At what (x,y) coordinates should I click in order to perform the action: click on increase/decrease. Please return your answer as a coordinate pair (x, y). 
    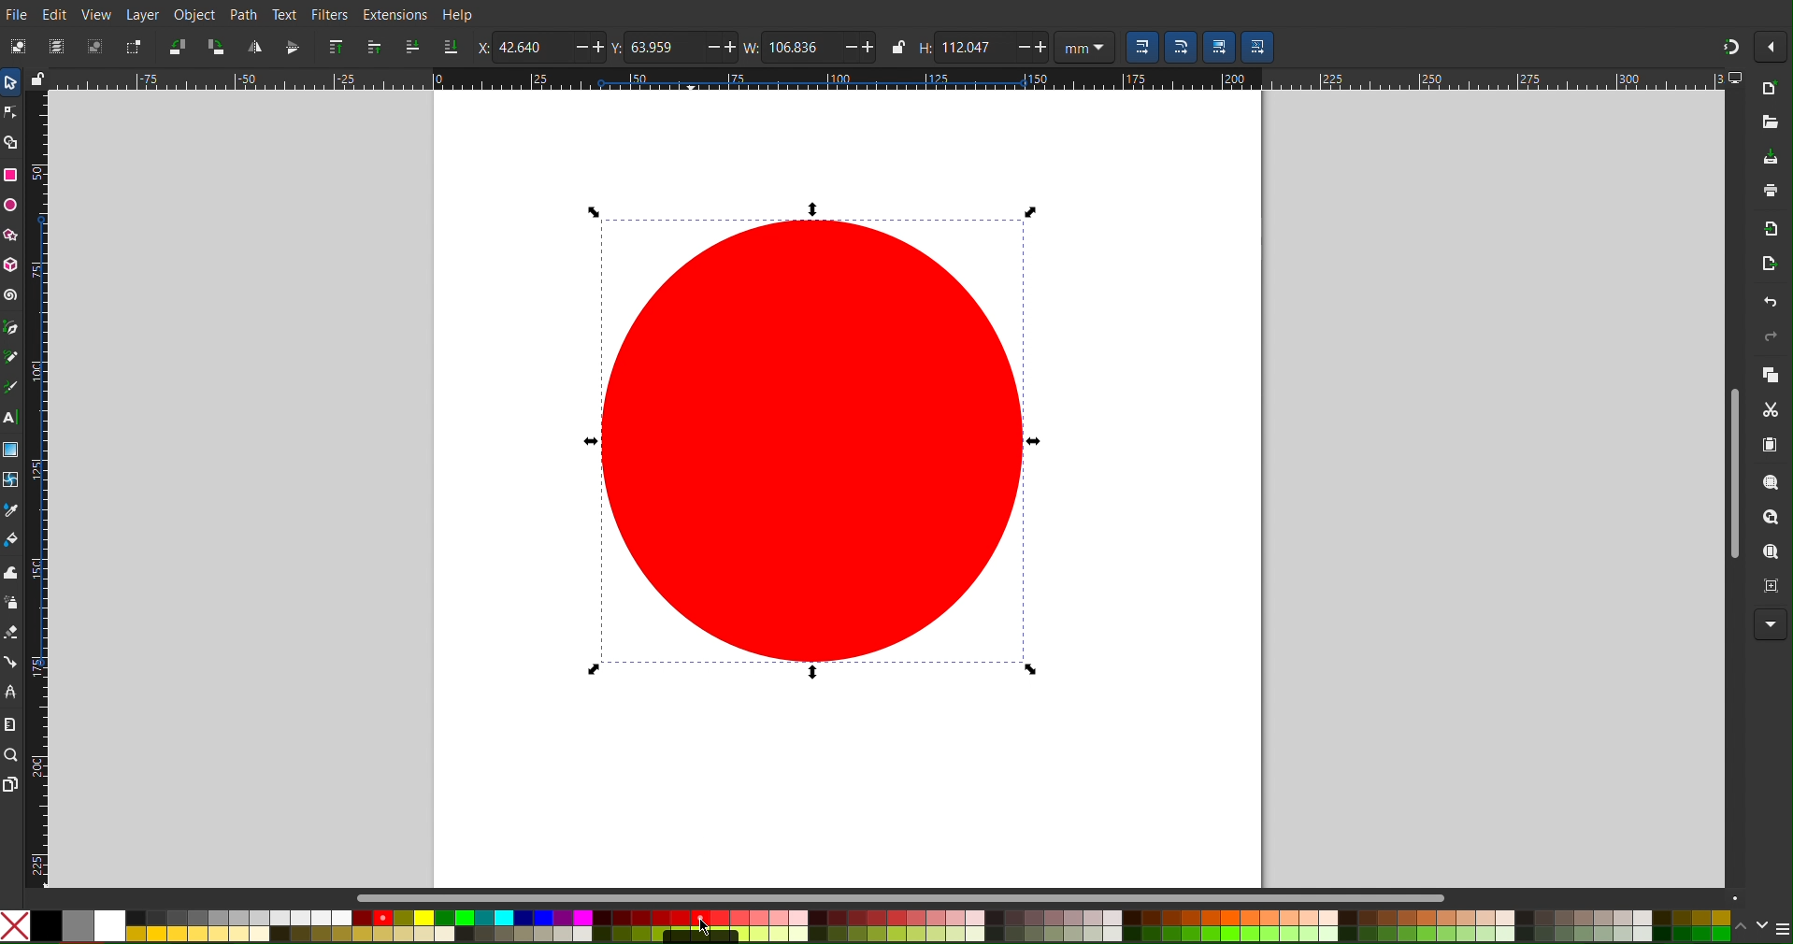
    Looking at the image, I should click on (860, 47).